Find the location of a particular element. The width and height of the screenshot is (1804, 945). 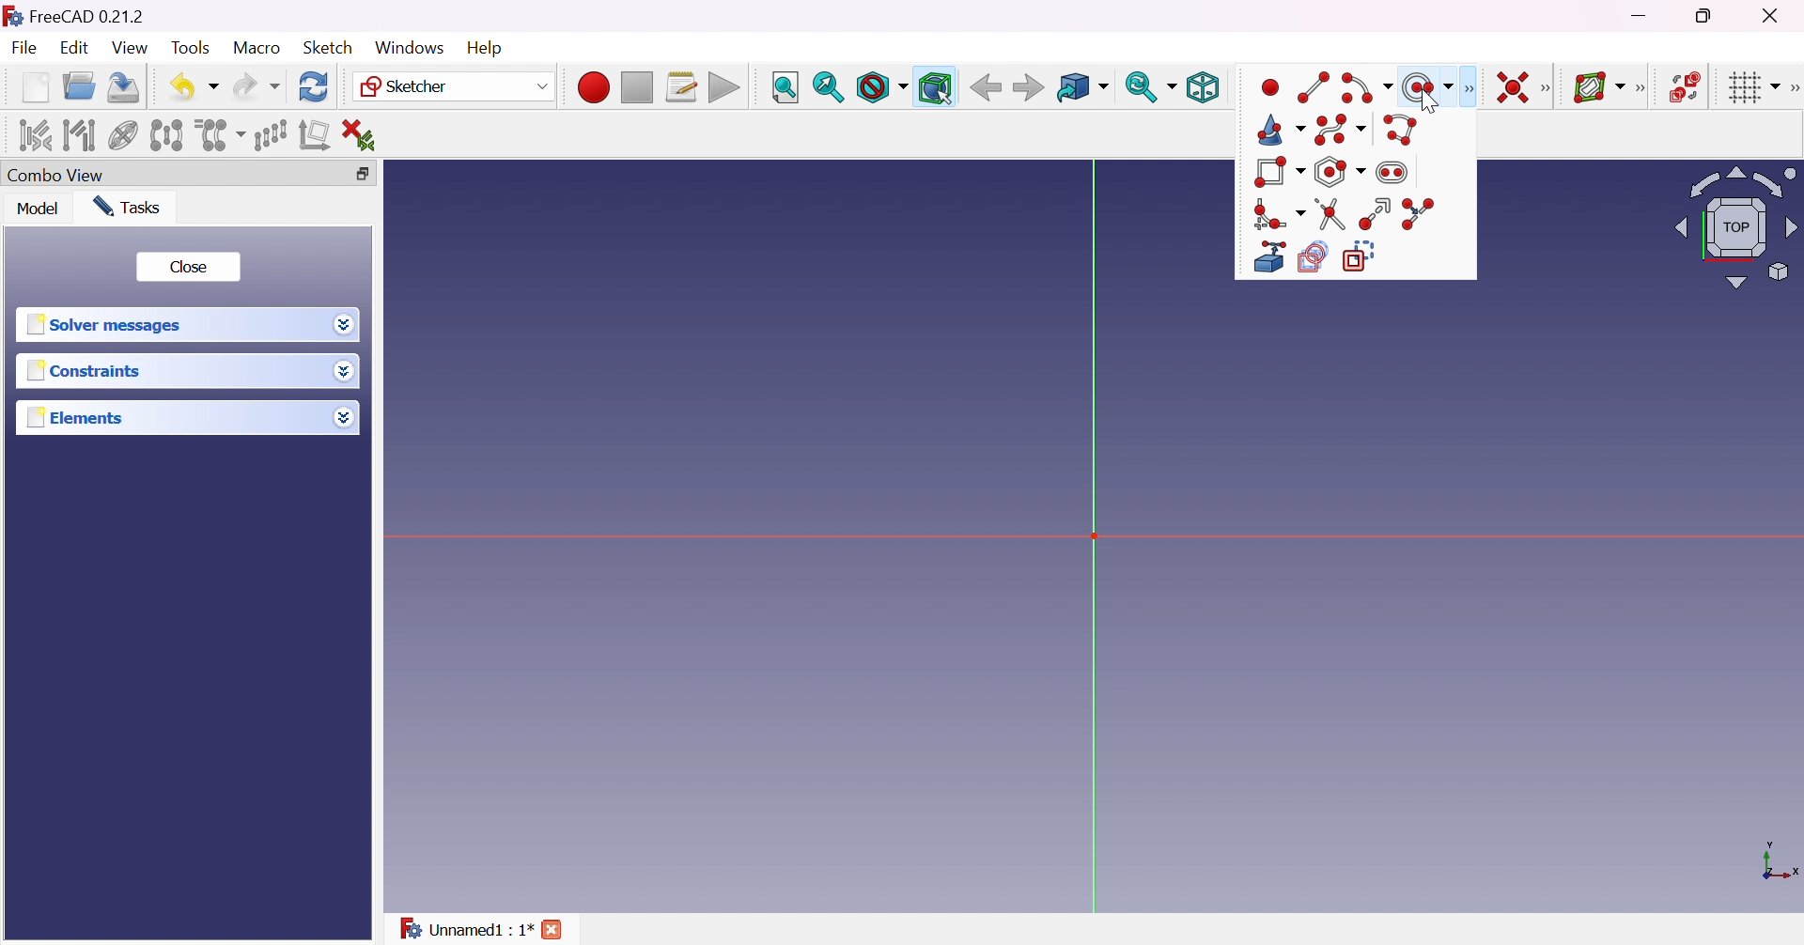

Undo is located at coordinates (194, 86).